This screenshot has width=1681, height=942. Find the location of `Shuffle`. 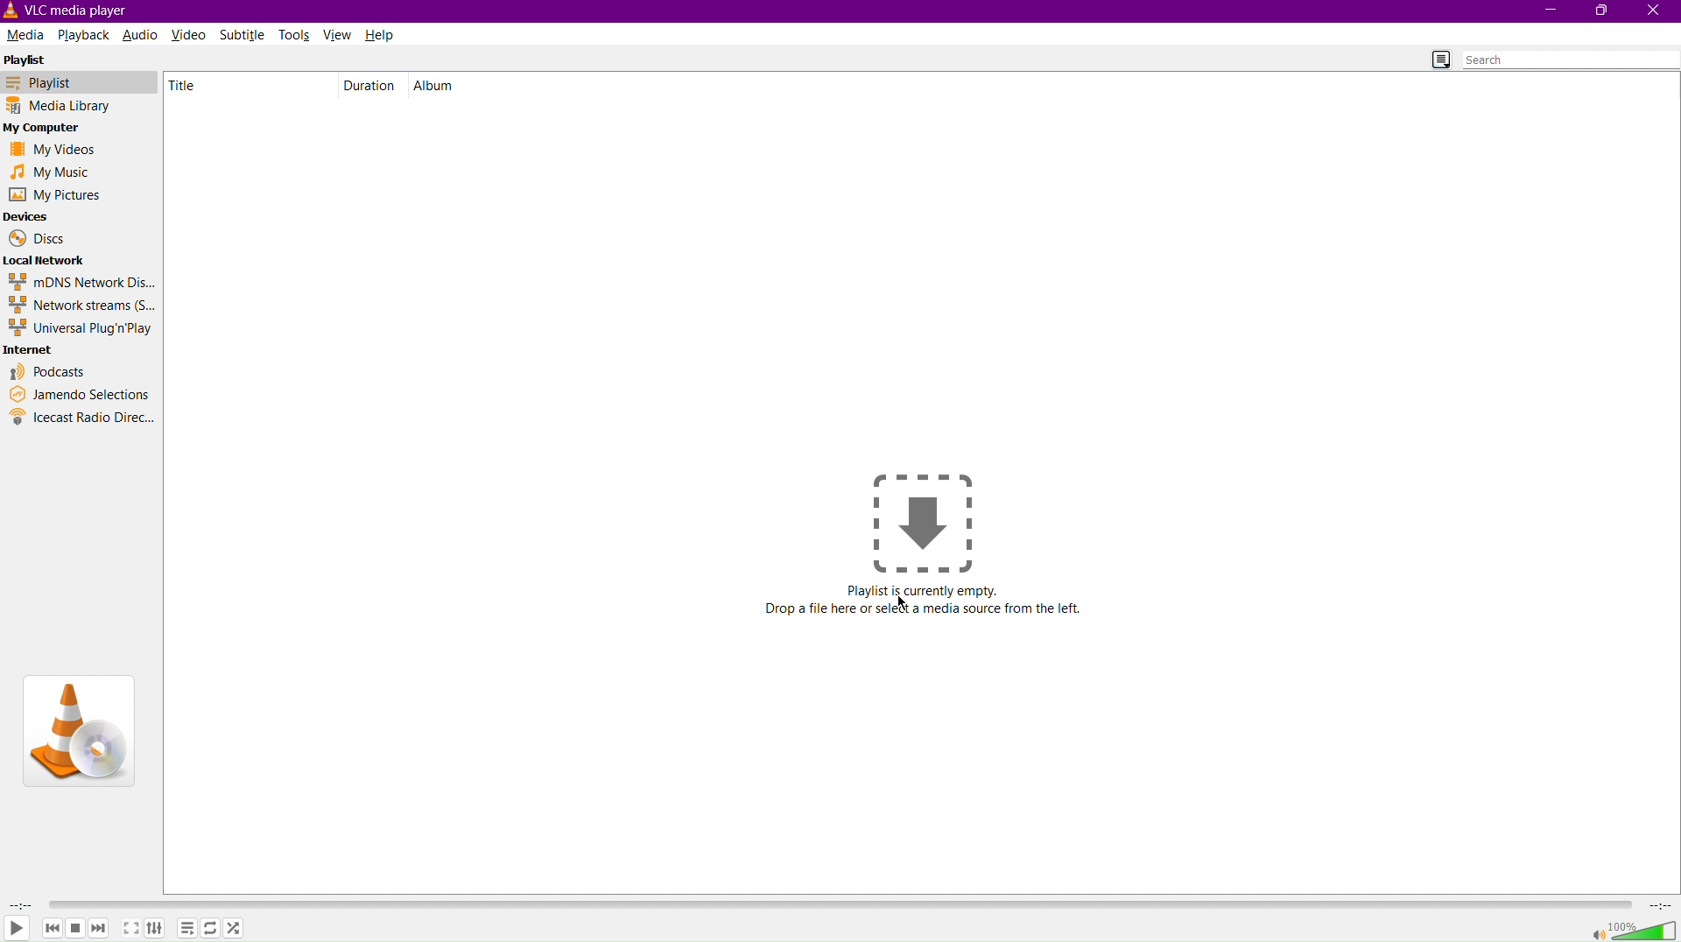

Shuffle is located at coordinates (236, 929).